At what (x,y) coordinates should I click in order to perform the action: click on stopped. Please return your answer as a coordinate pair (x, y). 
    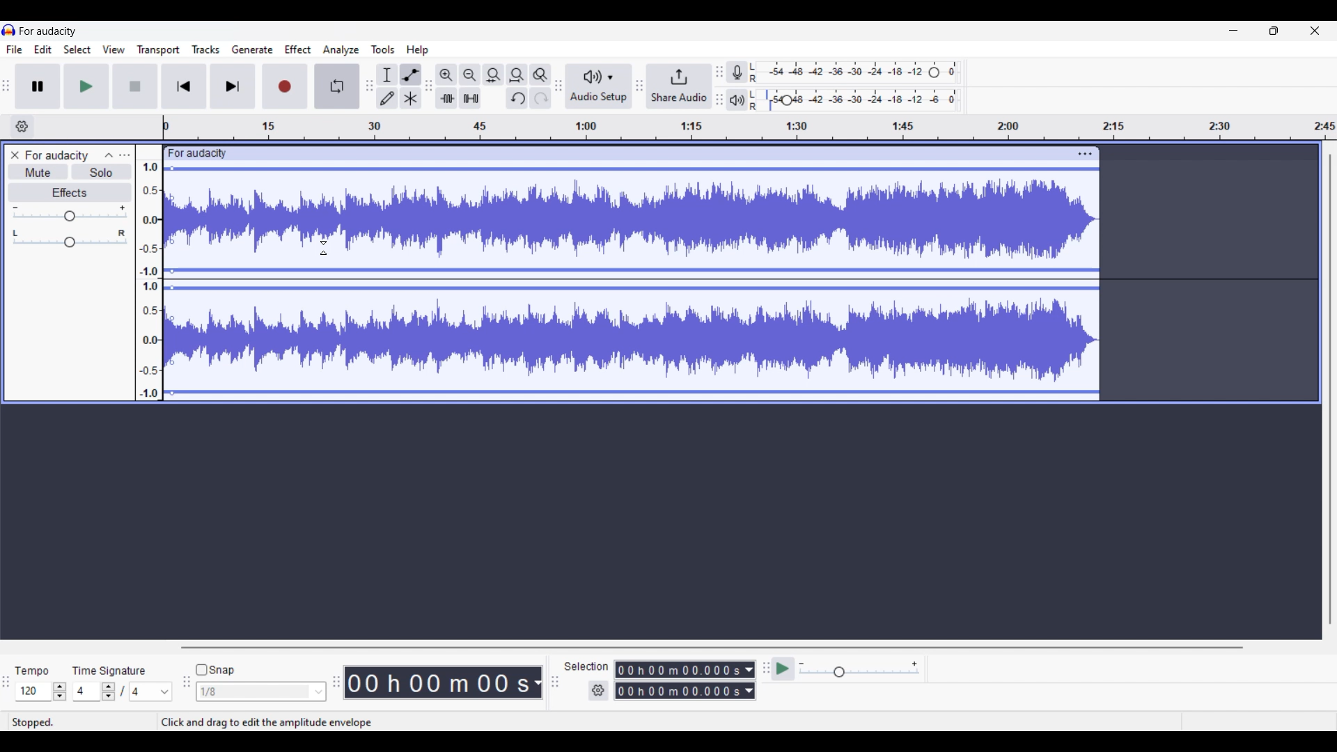
    Looking at the image, I should click on (33, 723).